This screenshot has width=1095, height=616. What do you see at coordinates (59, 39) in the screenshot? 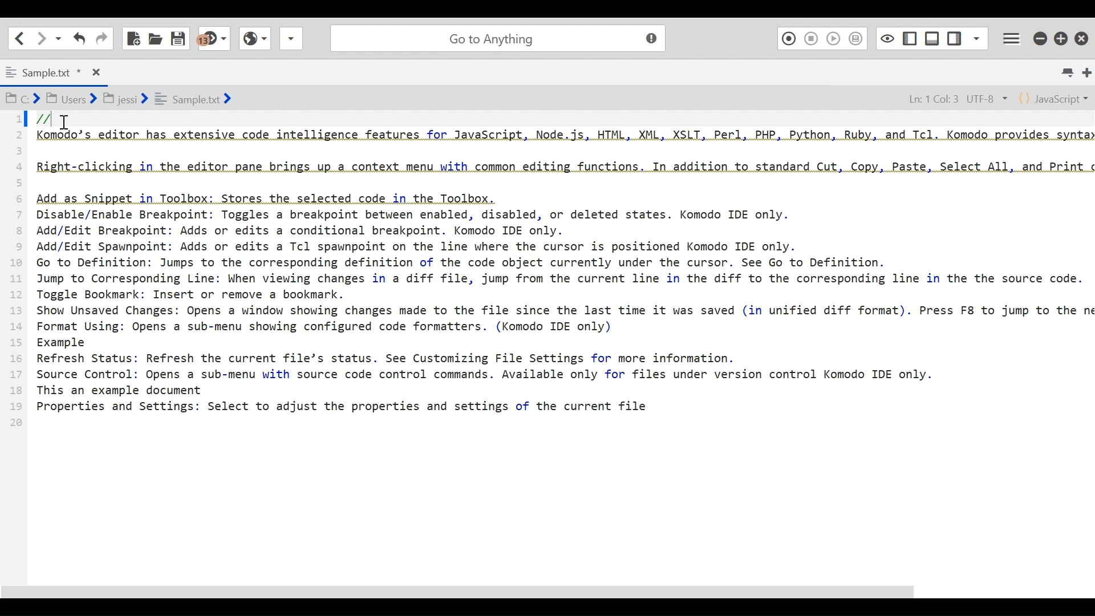
I see `Recent locations` at bounding box center [59, 39].